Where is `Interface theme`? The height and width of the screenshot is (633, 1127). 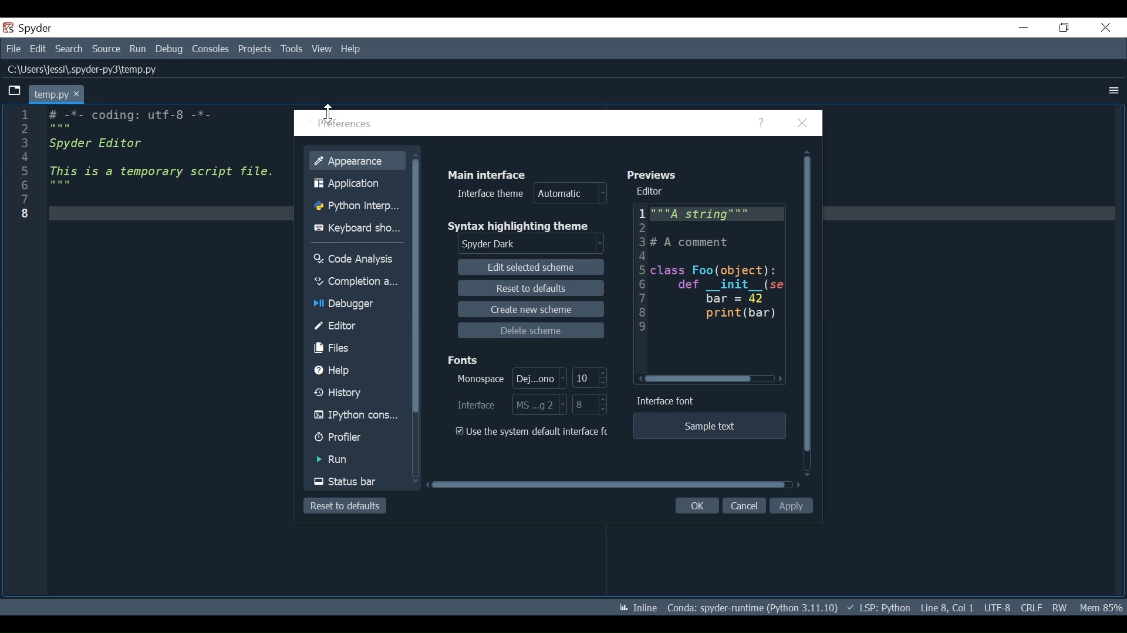
Interface theme is located at coordinates (531, 193).